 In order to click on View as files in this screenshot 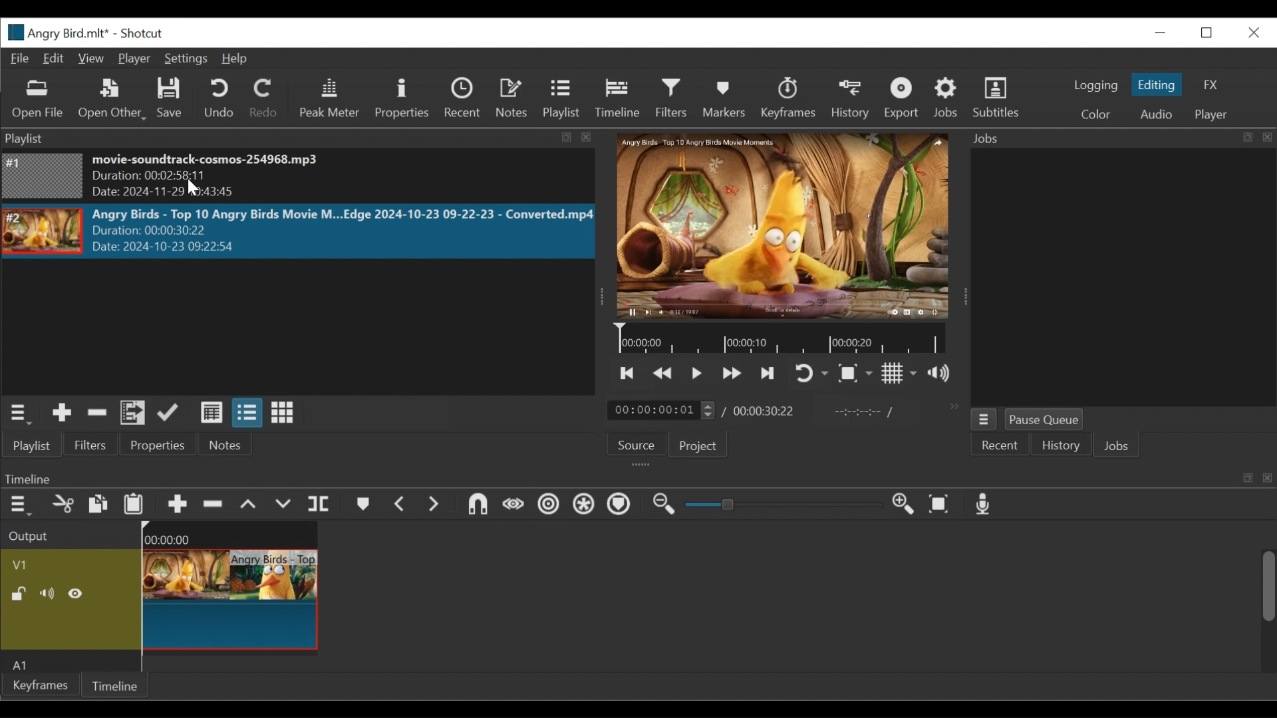, I will do `click(247, 414)`.